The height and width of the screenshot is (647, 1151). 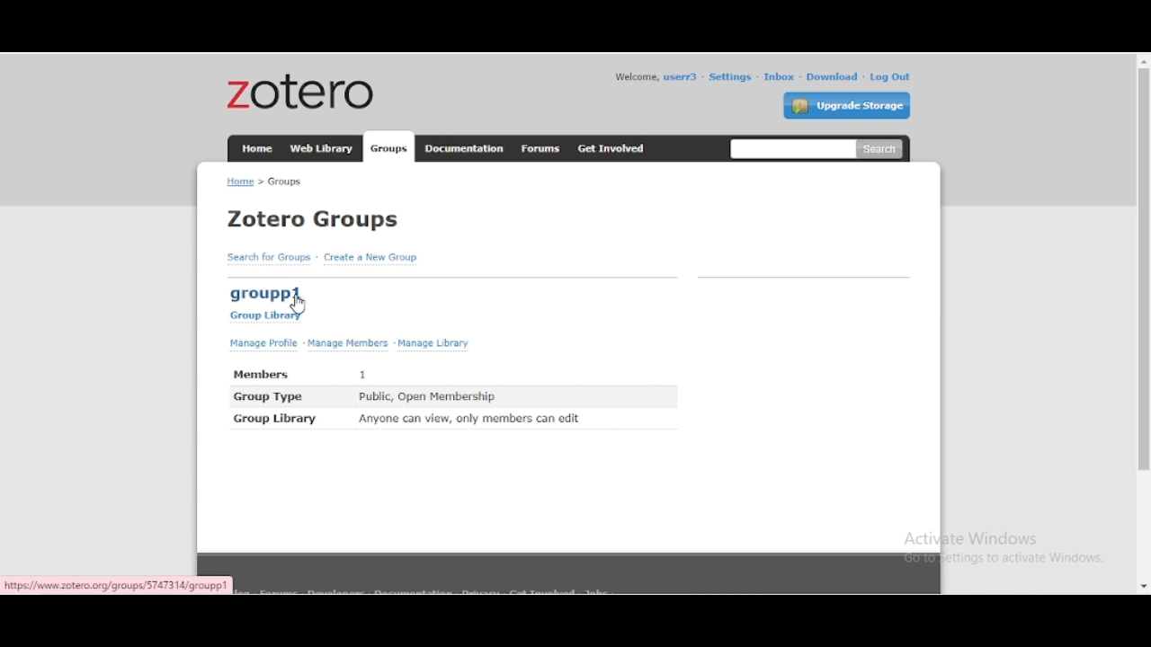 I want to click on link, so click(x=117, y=585).